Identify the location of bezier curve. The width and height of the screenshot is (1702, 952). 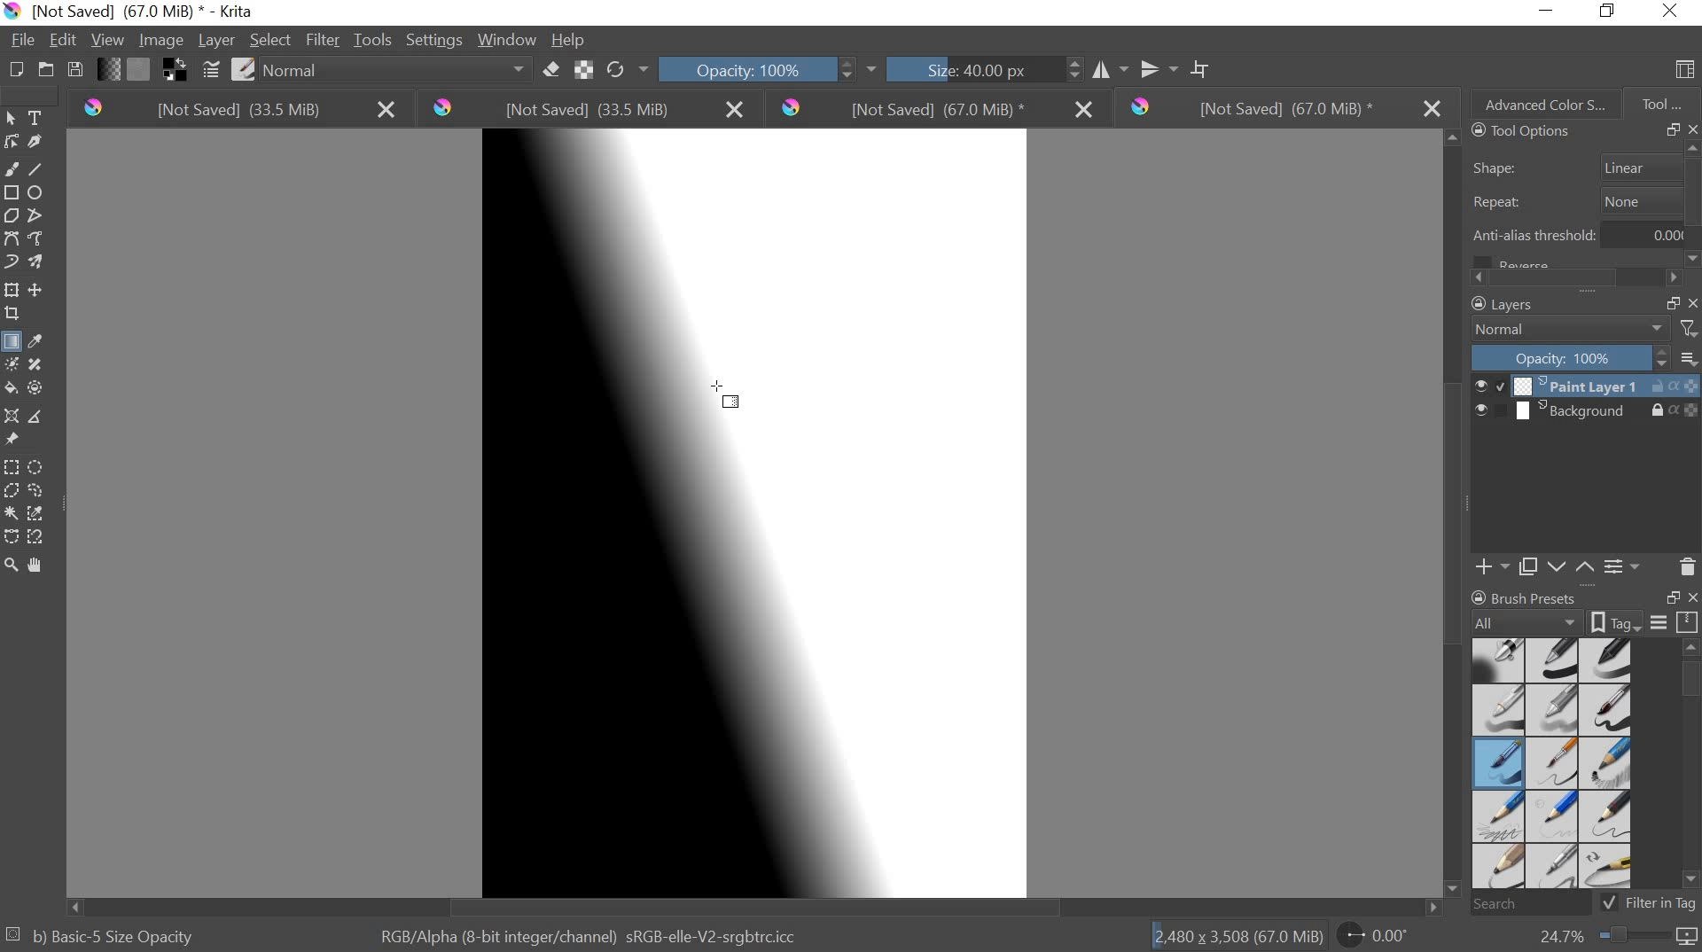
(12, 535).